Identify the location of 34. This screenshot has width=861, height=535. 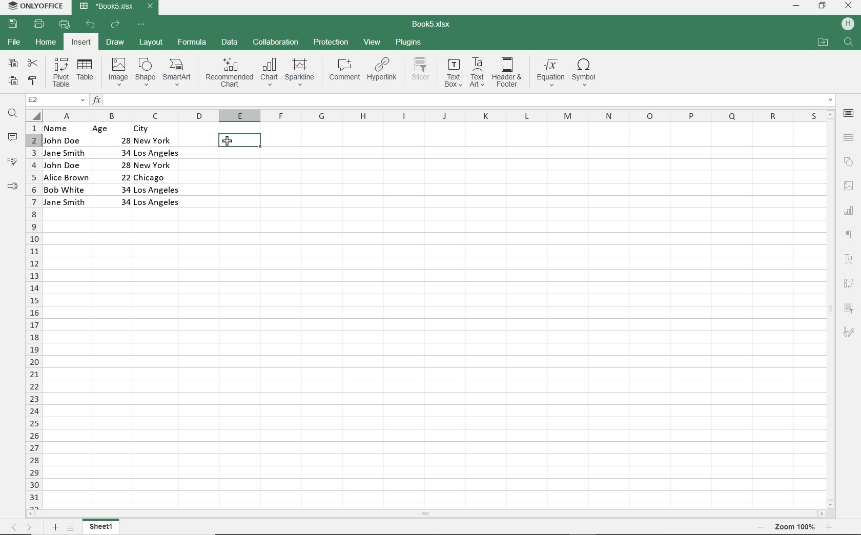
(115, 152).